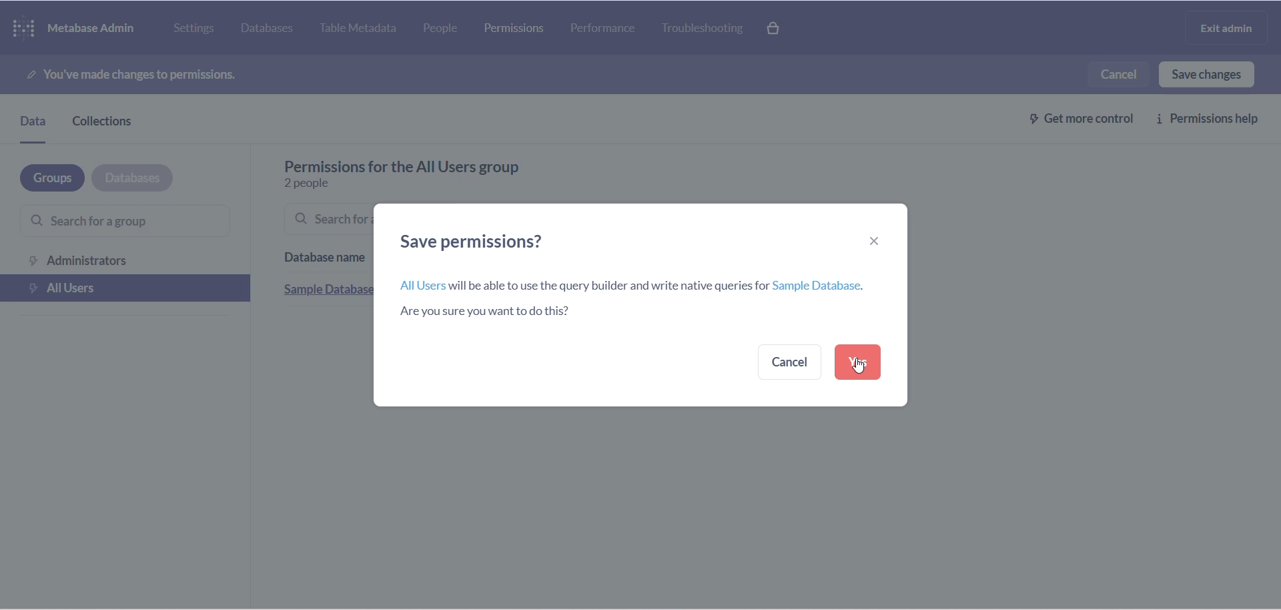 This screenshot has width=1281, height=610. I want to click on database name, so click(324, 254).